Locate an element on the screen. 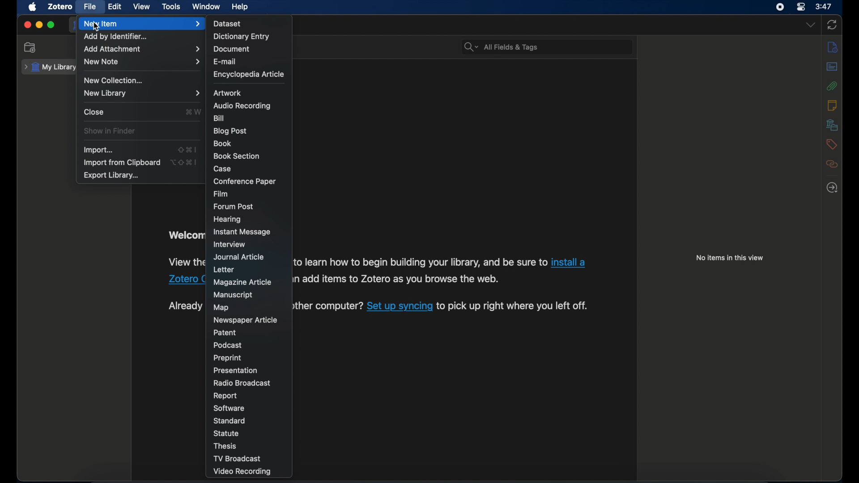 Image resolution: width=859 pixels, height=483 pixels. book is located at coordinates (222, 143).